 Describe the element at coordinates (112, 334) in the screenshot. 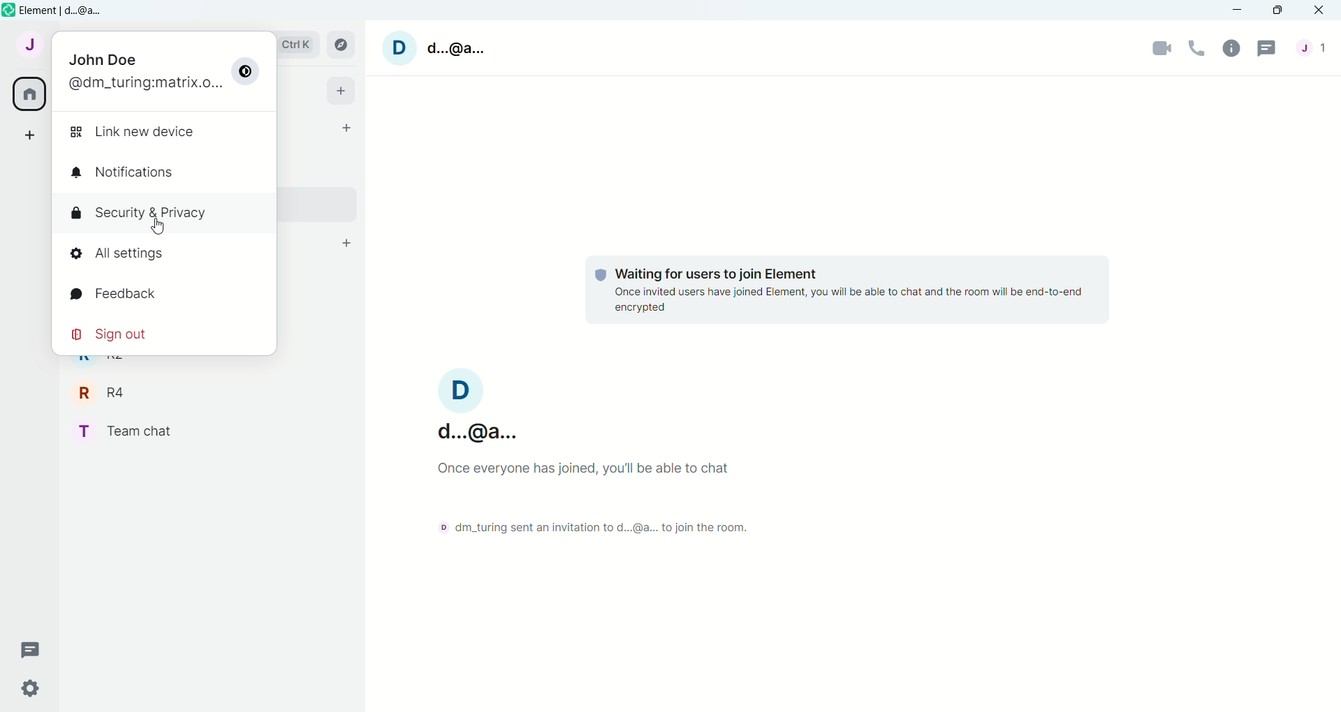

I see `Sign out` at that location.